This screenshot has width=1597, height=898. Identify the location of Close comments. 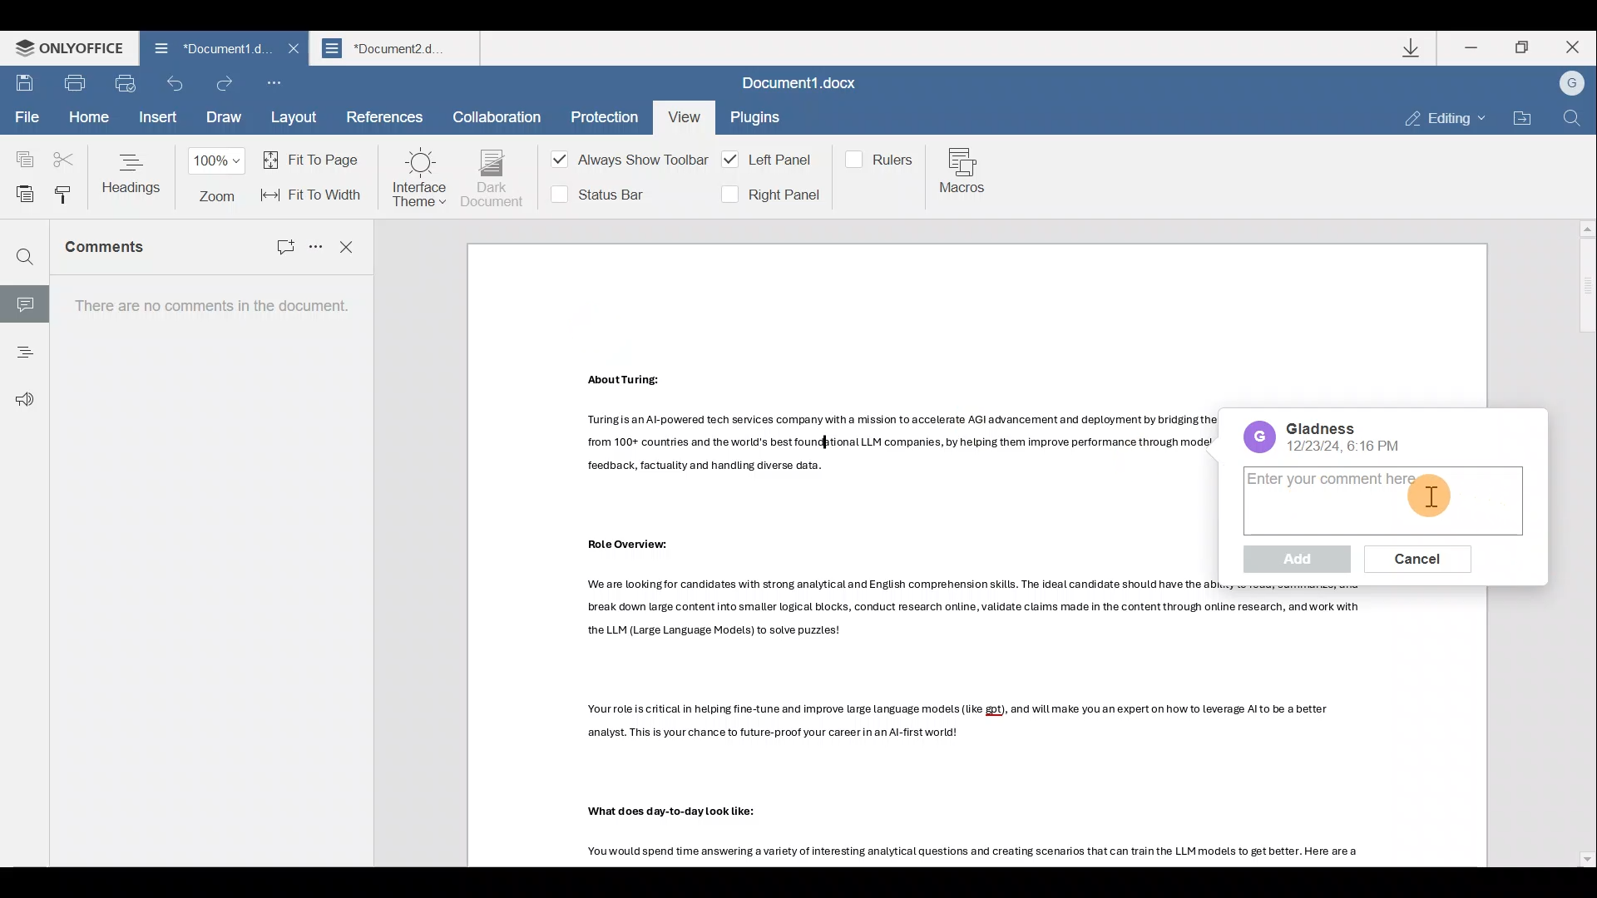
(348, 245).